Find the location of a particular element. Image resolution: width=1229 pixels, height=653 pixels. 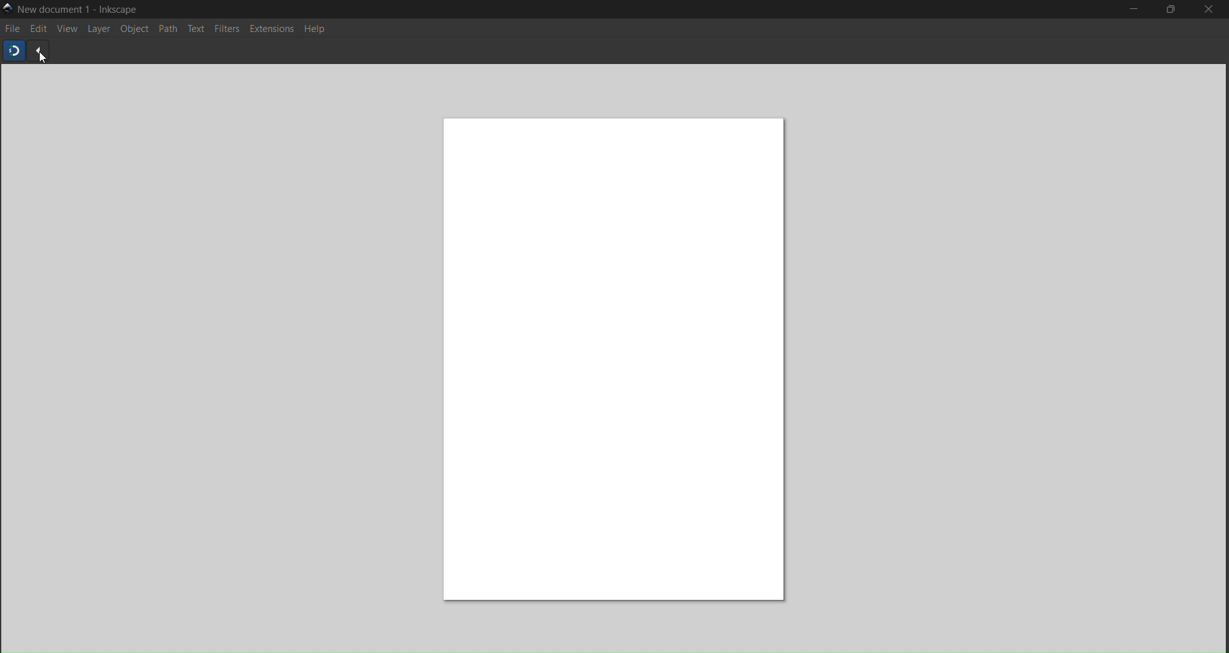

Help is located at coordinates (318, 29).